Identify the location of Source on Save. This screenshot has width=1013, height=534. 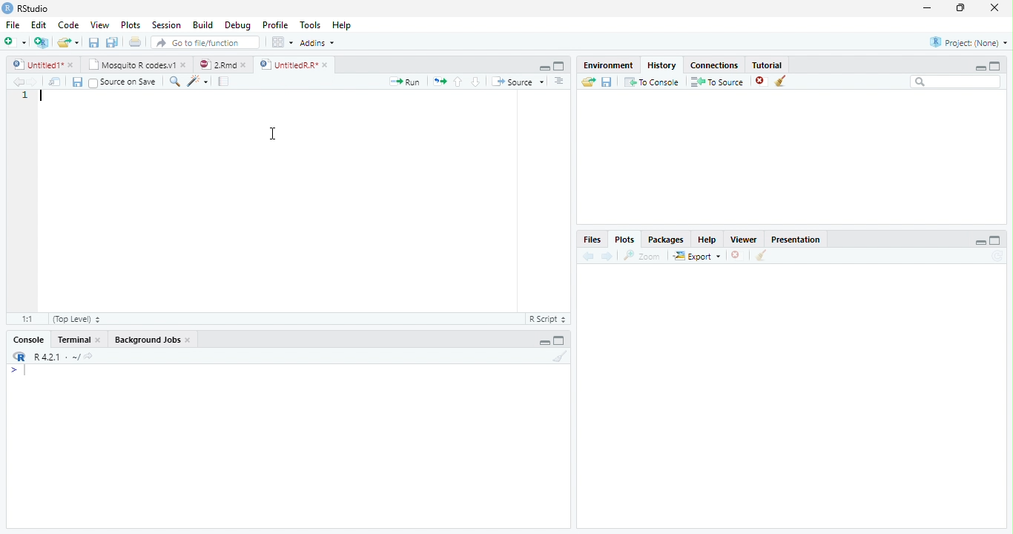
(121, 82).